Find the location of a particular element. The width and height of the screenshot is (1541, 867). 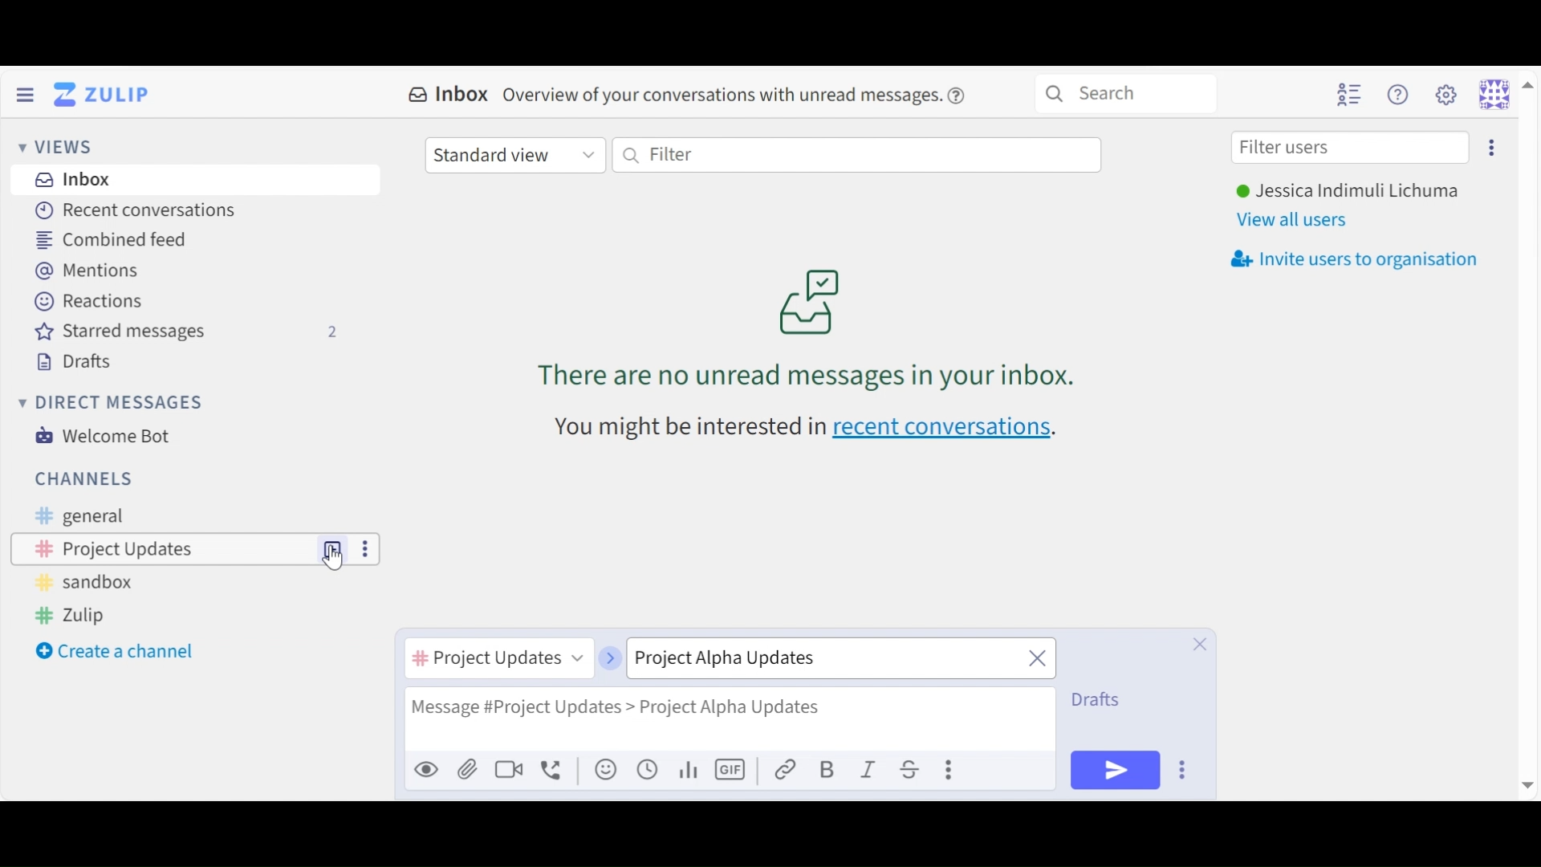

Recent Conversations is located at coordinates (137, 210).